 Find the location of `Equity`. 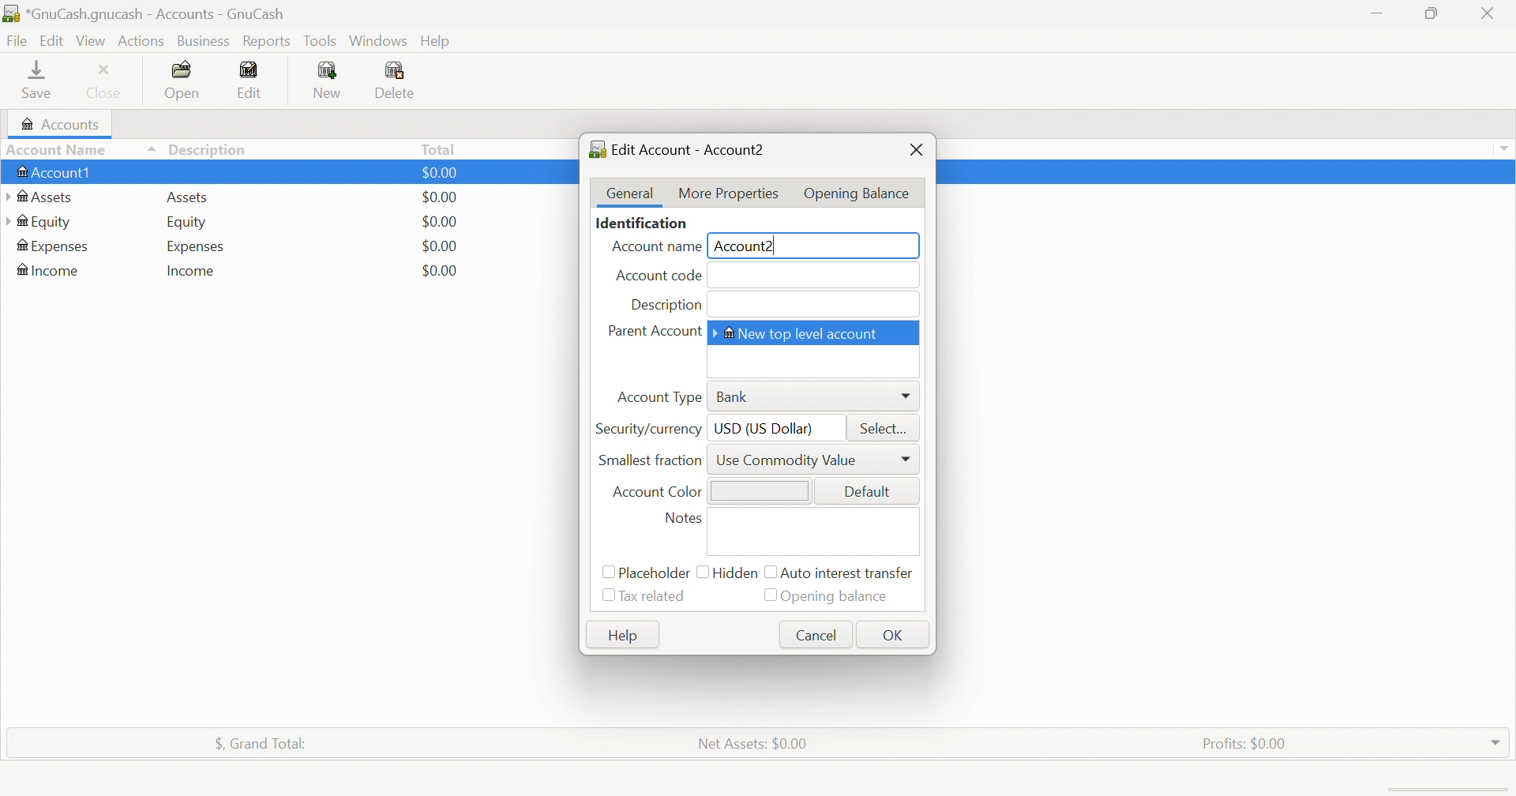

Equity is located at coordinates (188, 224).